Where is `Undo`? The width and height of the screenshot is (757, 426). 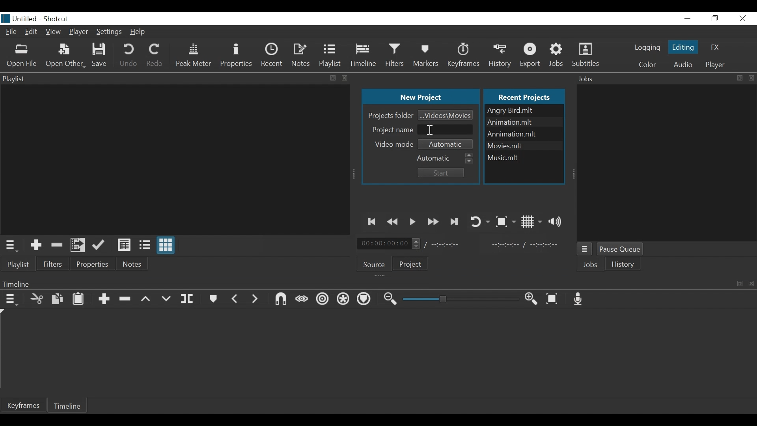
Undo is located at coordinates (129, 56).